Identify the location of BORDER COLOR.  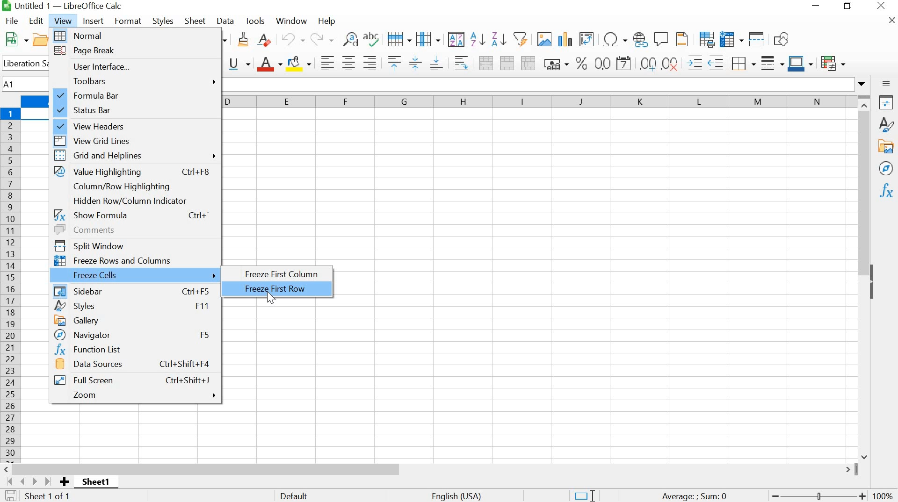
(800, 62).